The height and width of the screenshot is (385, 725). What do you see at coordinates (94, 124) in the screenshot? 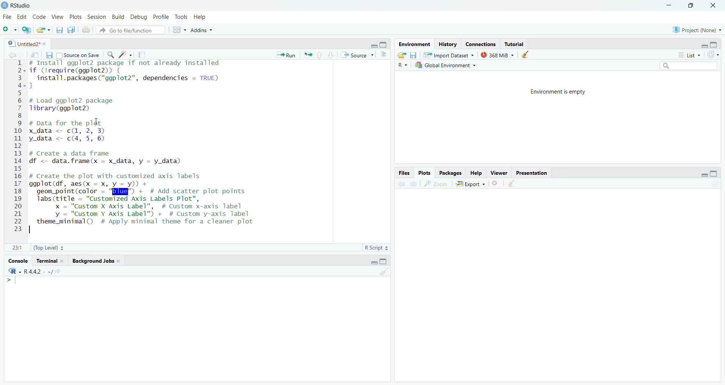
I see `cursor` at bounding box center [94, 124].